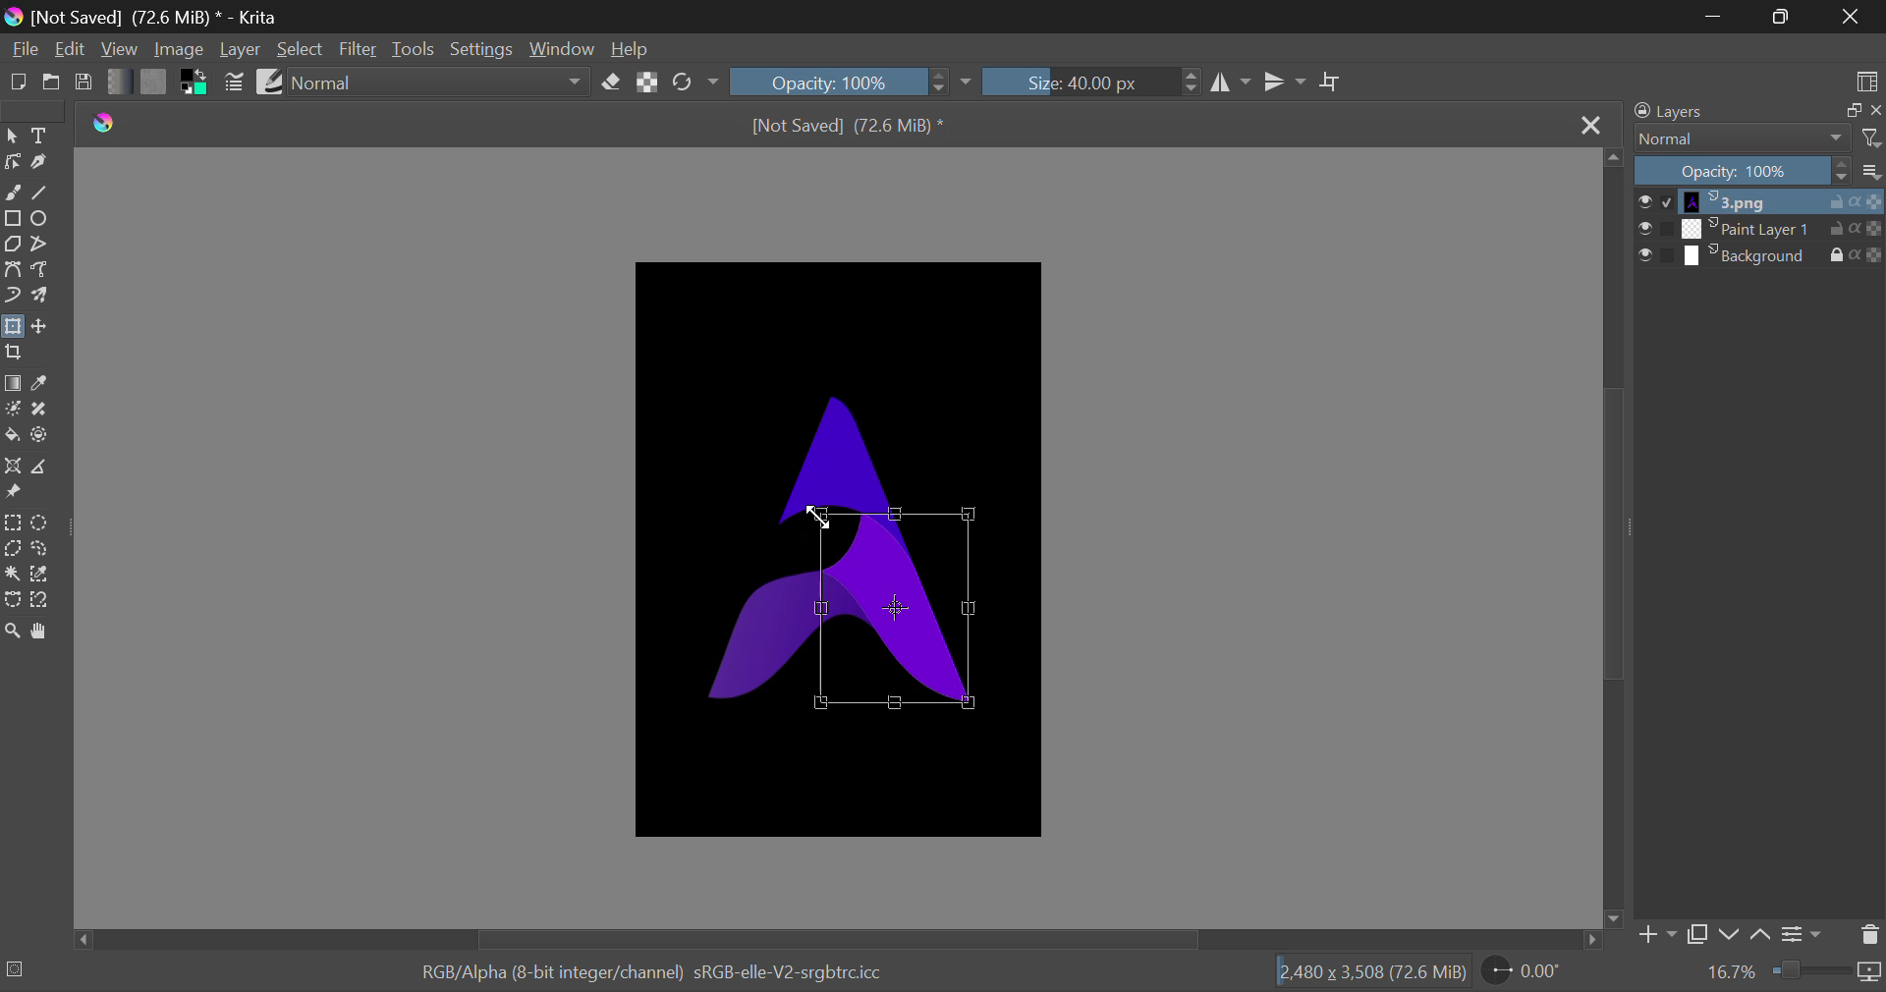 The height and width of the screenshot is (992, 1886). I want to click on up Movement of Layer, so click(1760, 934).